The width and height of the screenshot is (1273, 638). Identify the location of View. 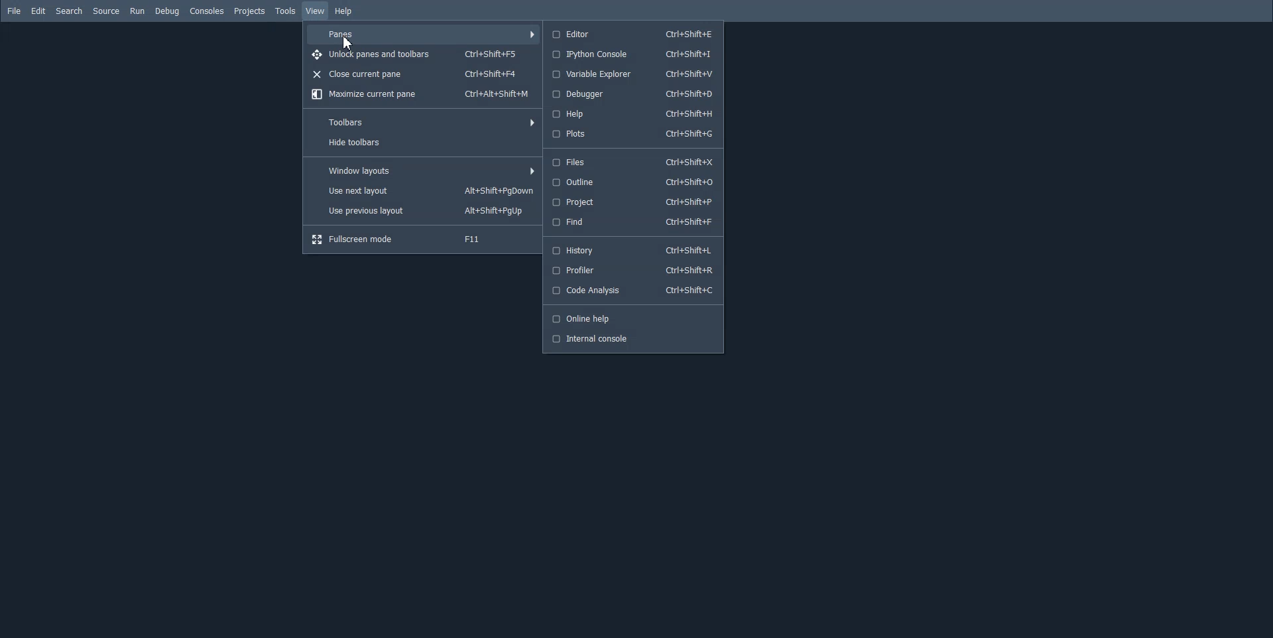
(316, 11).